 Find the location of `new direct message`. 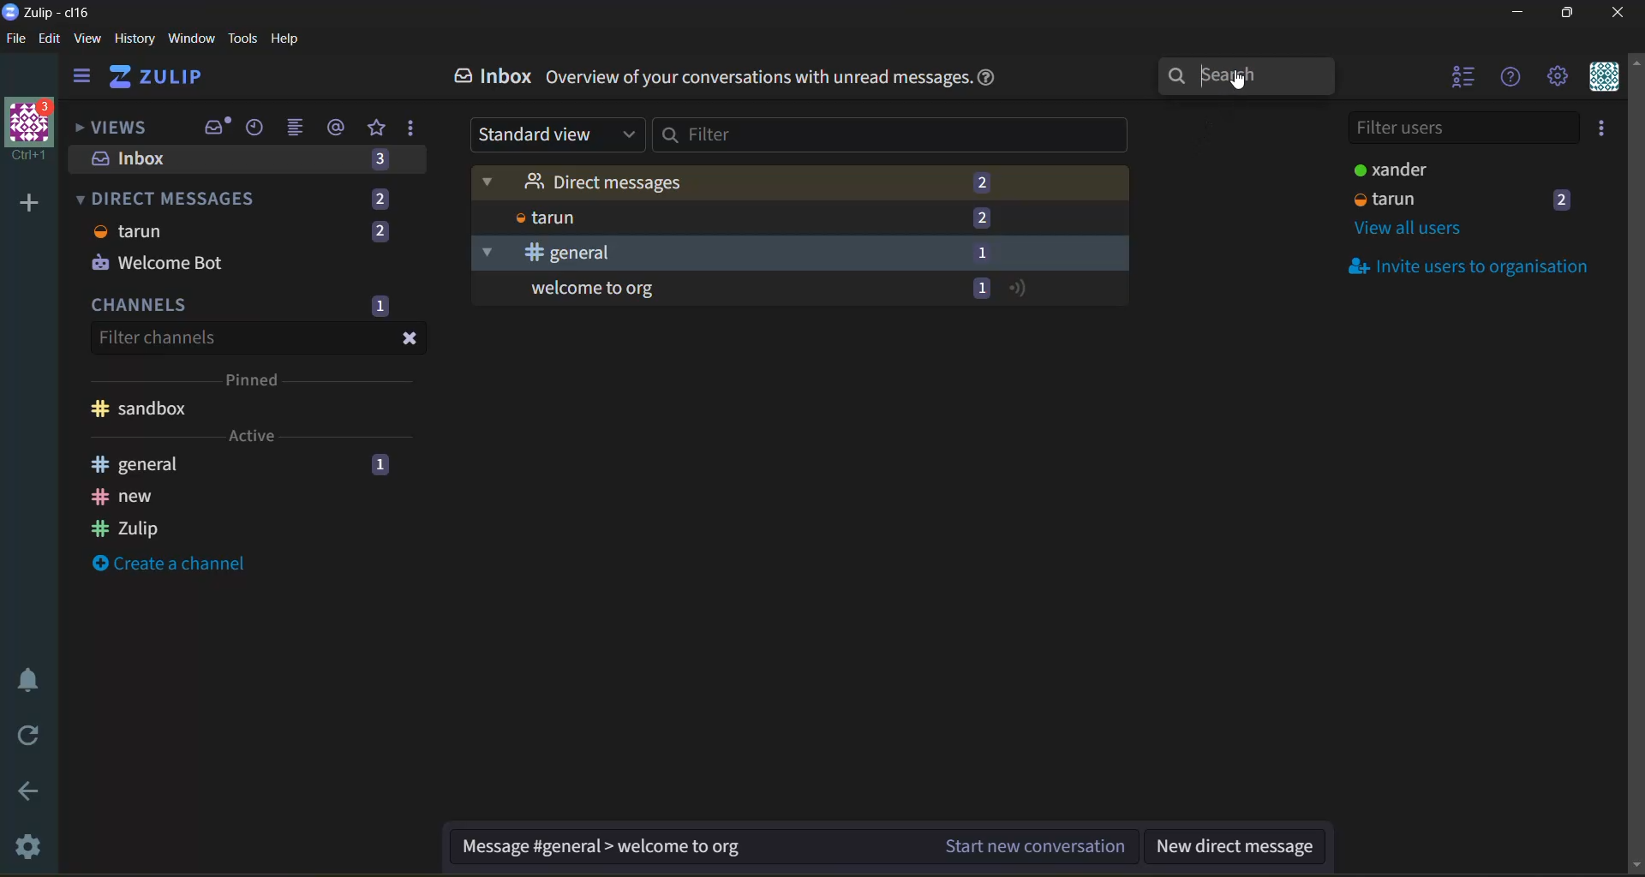

new direct message is located at coordinates (1234, 848).